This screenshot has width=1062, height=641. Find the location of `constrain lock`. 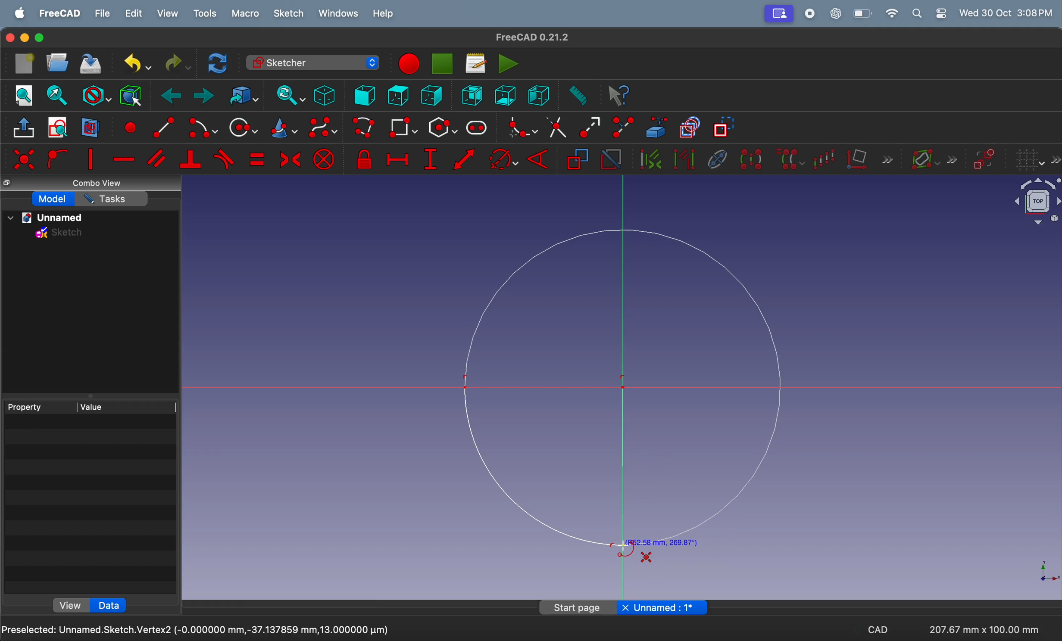

constrain lock is located at coordinates (366, 160).